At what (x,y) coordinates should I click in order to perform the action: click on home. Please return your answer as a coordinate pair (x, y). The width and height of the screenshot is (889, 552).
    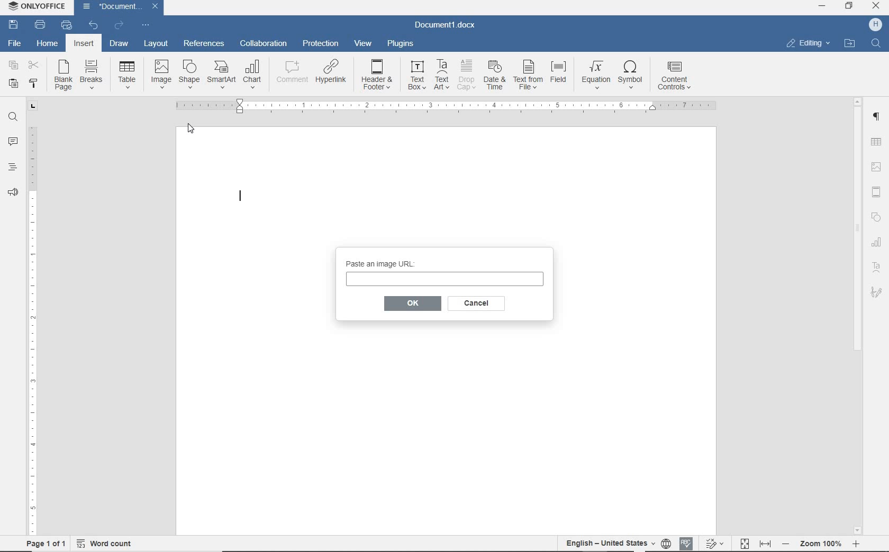
    Looking at the image, I should click on (47, 46).